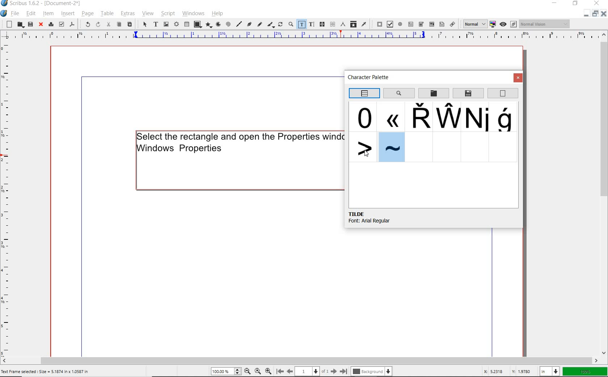 This screenshot has width=608, height=377. I want to click on extras, so click(129, 14).